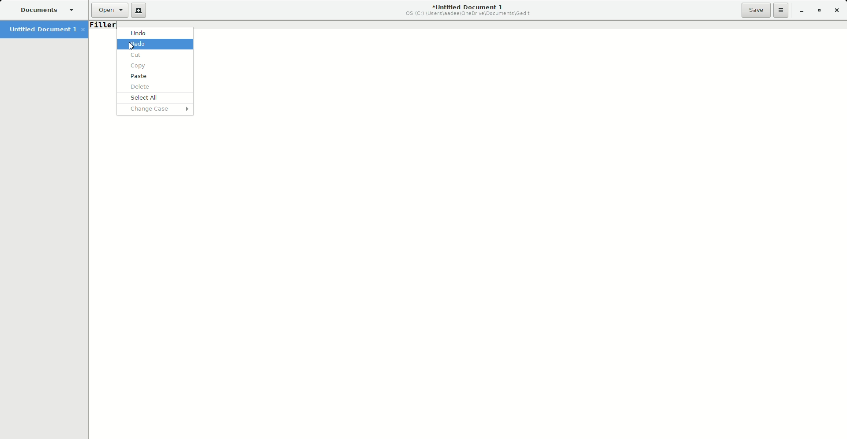 Image resolution: width=847 pixels, height=439 pixels. Describe the element at coordinates (133, 47) in the screenshot. I see `Cursor` at that location.